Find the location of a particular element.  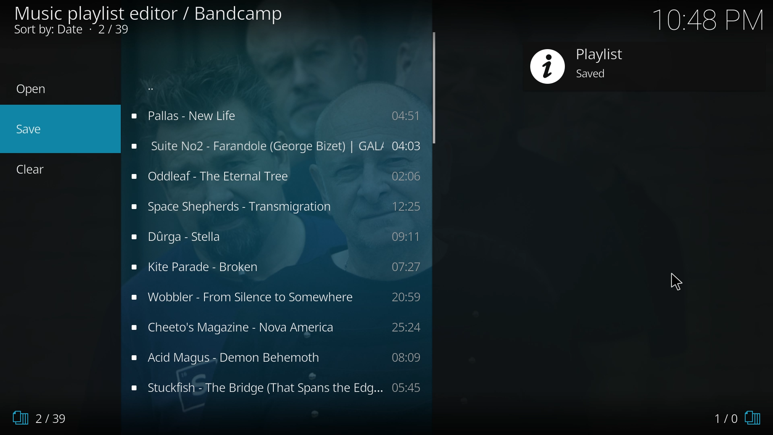

song is located at coordinates (279, 329).